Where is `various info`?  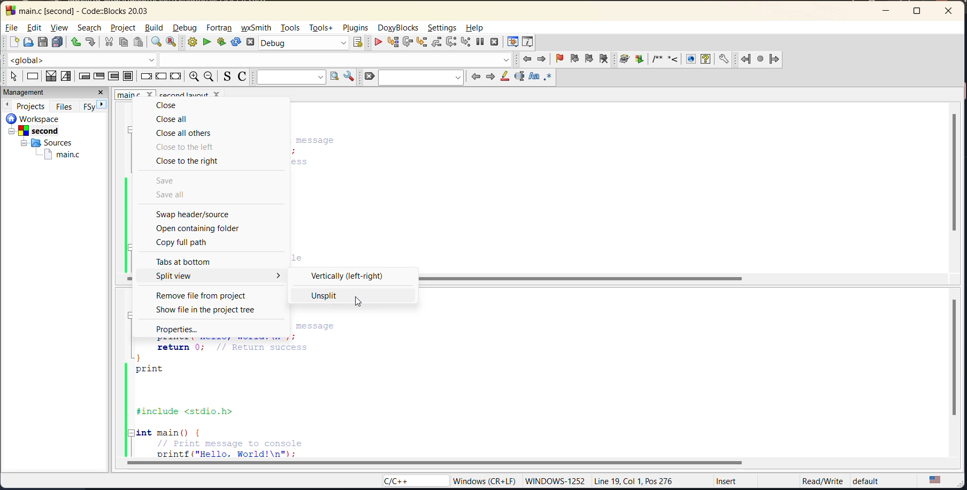 various info is located at coordinates (528, 42).